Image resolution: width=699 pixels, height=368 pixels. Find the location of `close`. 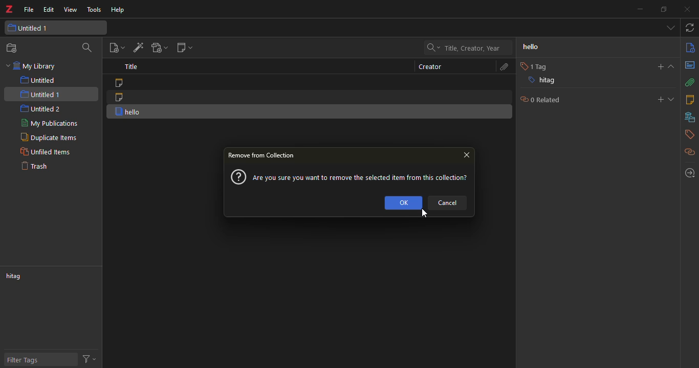

close is located at coordinates (685, 8).